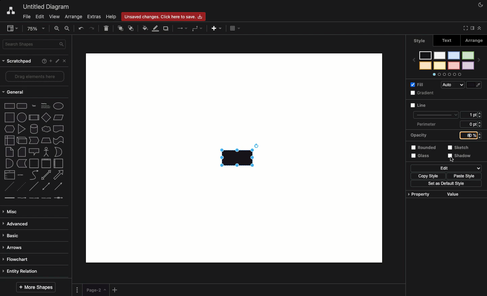 This screenshot has width=487, height=296. What do you see at coordinates (421, 94) in the screenshot?
I see `Gradient` at bounding box center [421, 94].